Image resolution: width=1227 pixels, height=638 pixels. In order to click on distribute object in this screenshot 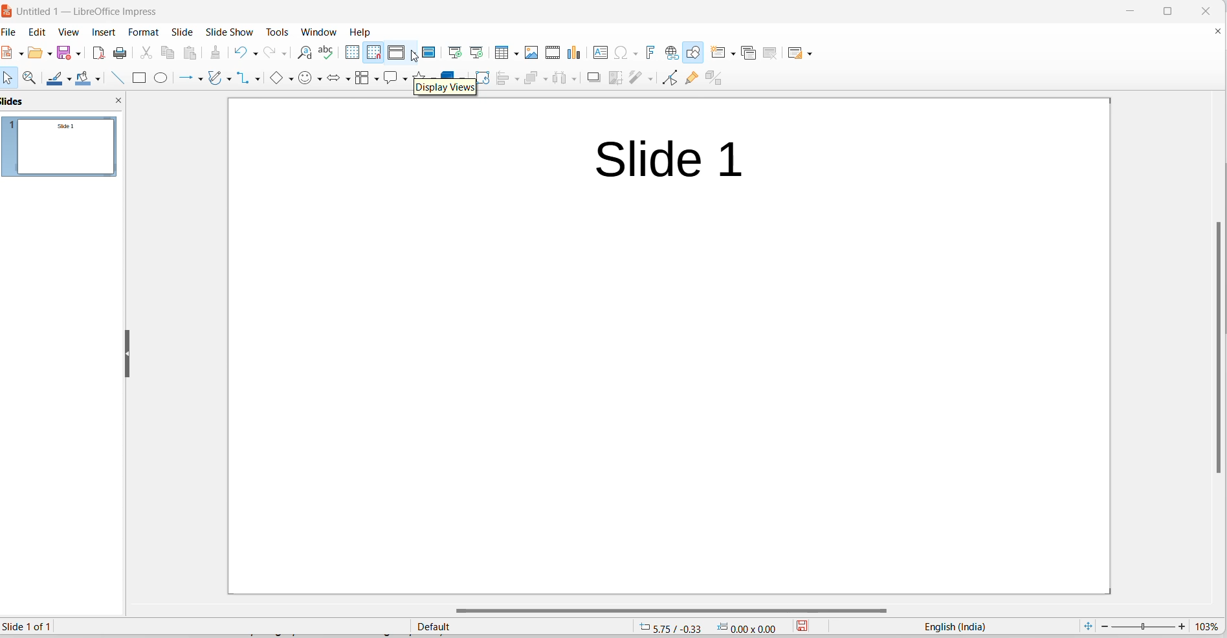, I will do `click(558, 80)`.